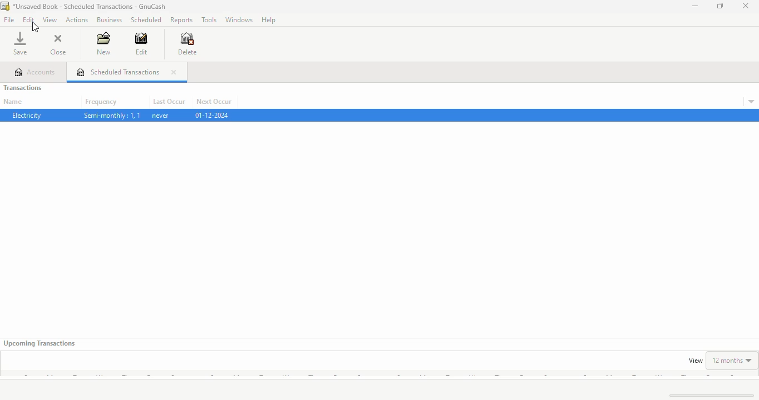  I want to click on maximize, so click(719, 6).